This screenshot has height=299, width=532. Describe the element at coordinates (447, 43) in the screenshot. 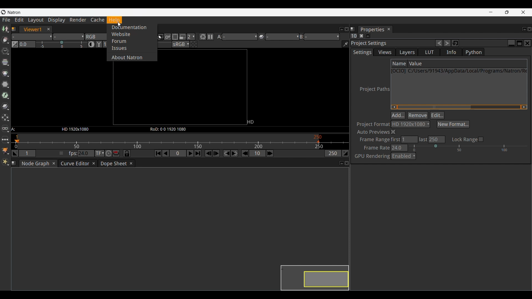

I see `Redo` at that location.